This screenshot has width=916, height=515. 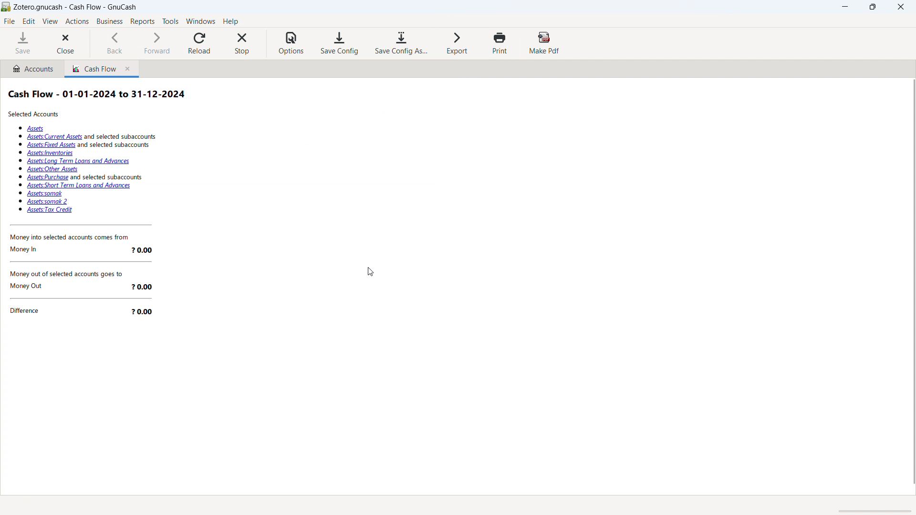 I want to click on assets: current assets, so click(x=94, y=137).